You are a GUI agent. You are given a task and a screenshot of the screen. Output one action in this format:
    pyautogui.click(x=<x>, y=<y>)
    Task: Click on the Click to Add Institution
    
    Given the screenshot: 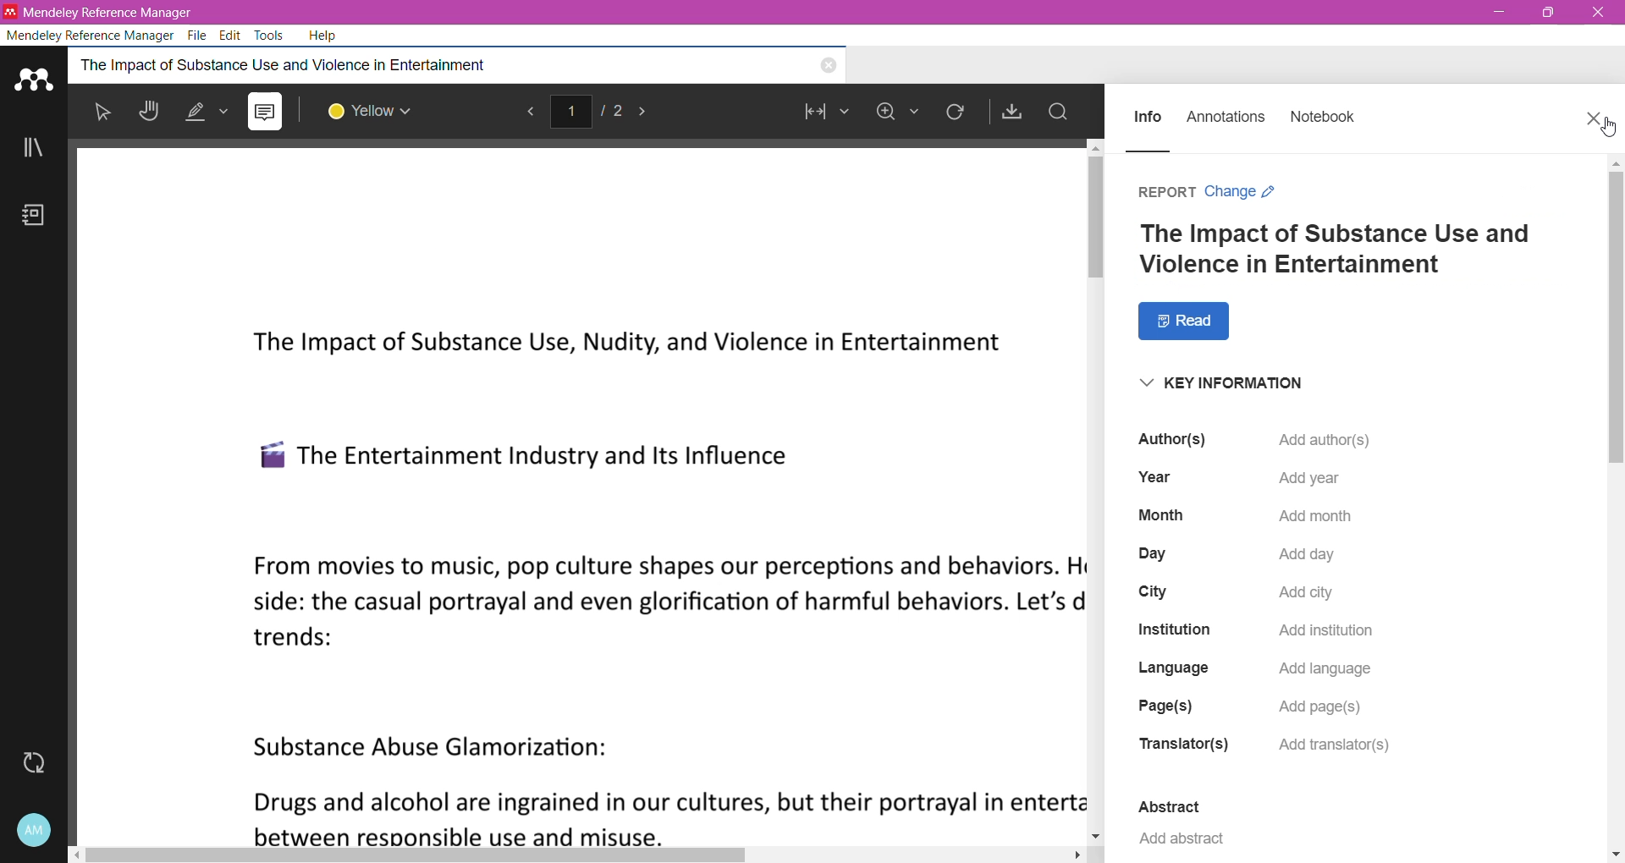 What is the action you would take?
    pyautogui.click(x=1318, y=631)
    